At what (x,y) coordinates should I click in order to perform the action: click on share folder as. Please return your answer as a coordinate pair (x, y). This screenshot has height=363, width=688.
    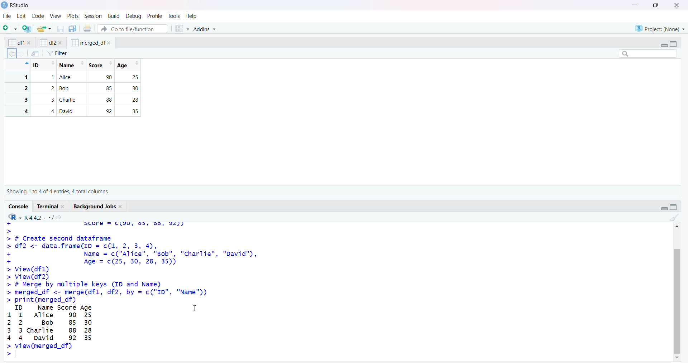
    Looking at the image, I should click on (44, 29).